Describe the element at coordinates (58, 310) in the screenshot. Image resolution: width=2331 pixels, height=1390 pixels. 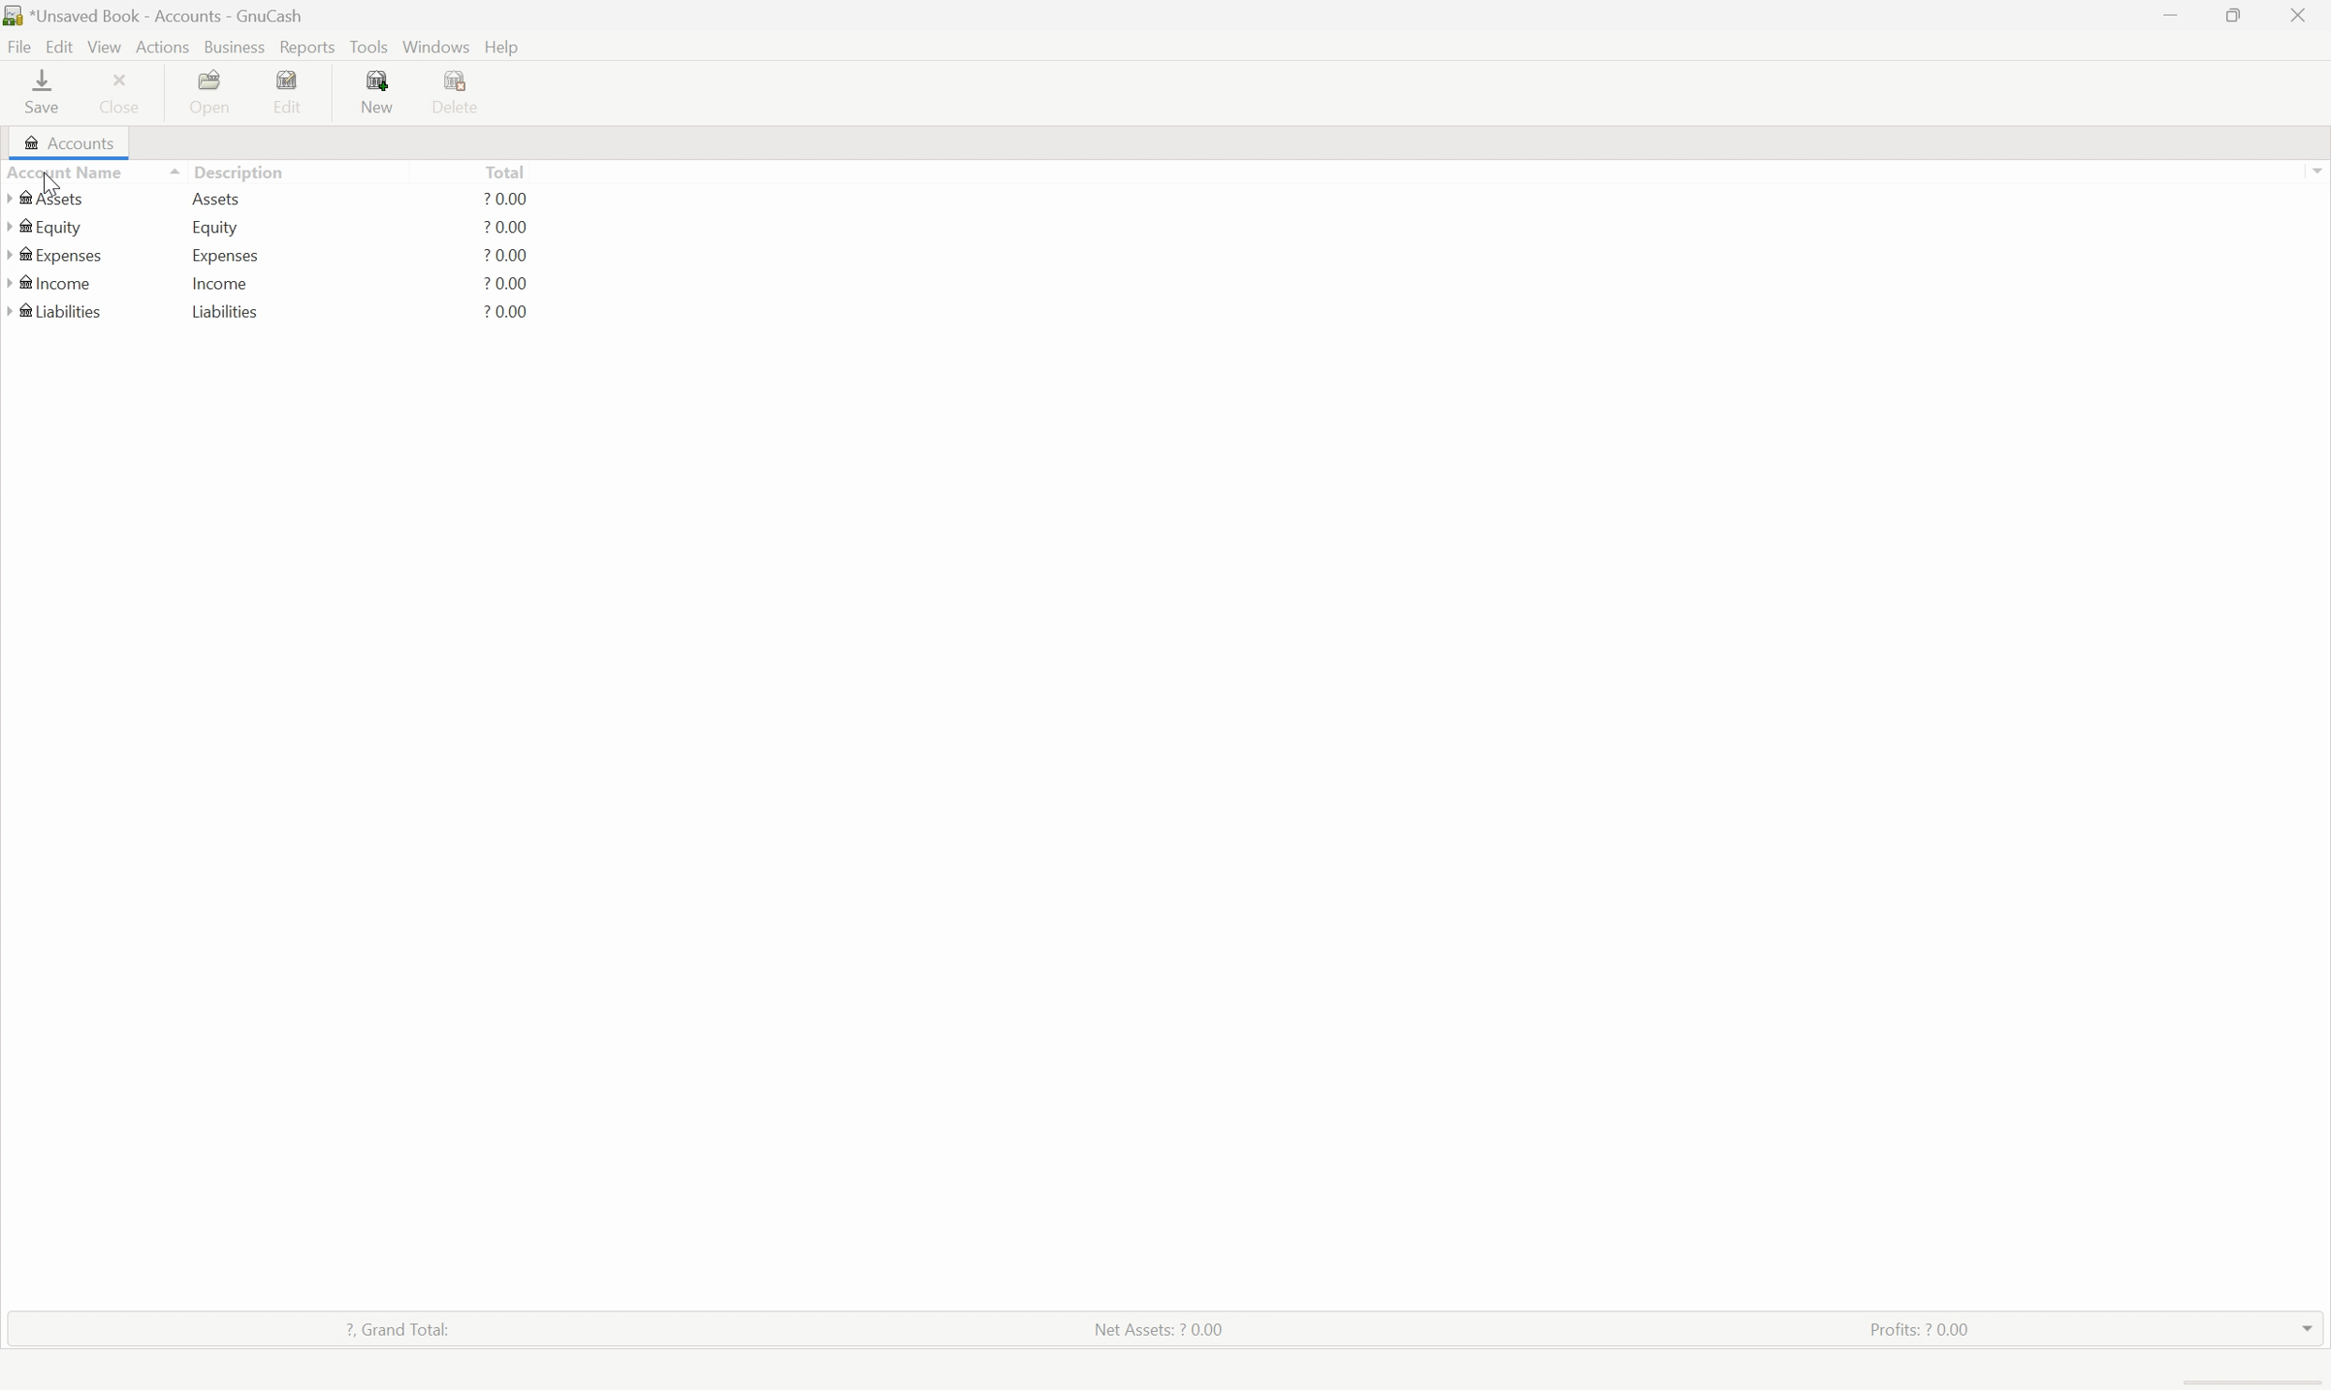
I see `Liabilities` at that location.